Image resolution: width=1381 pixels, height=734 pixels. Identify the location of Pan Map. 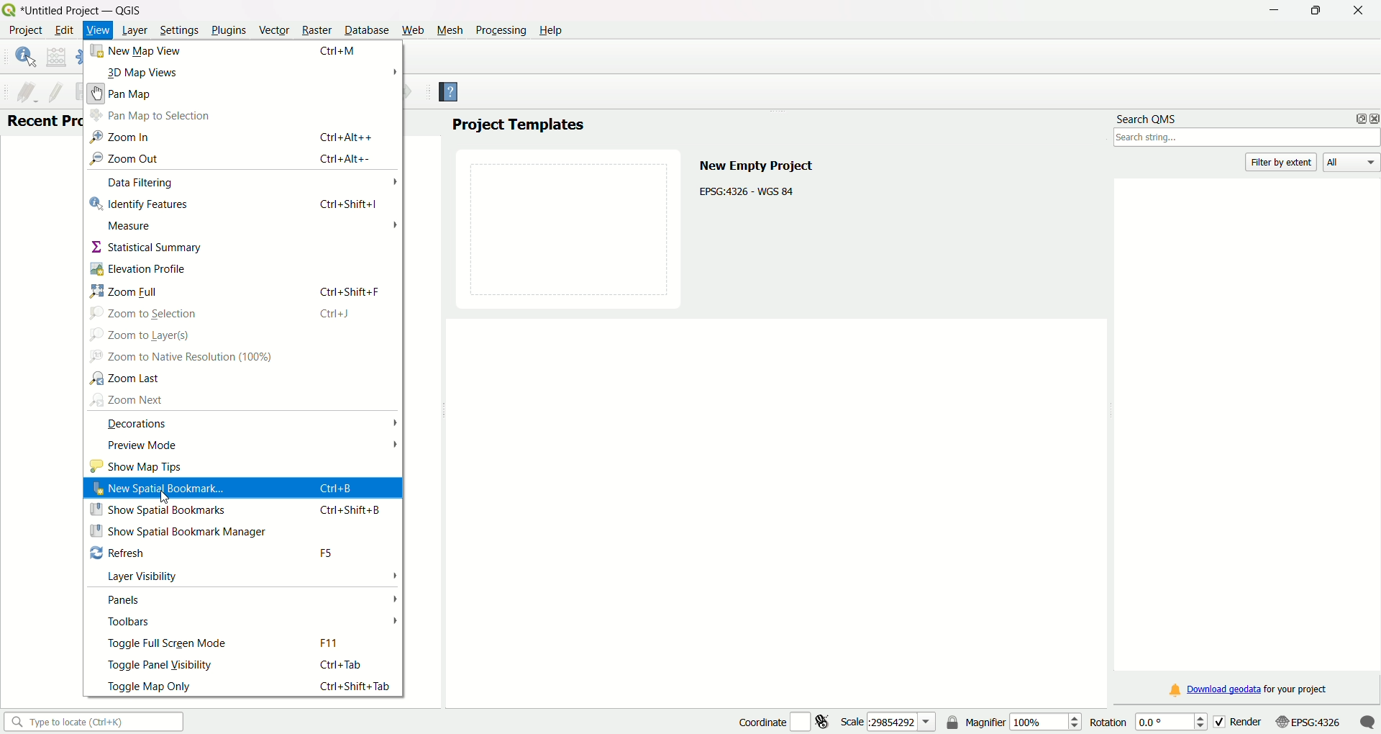
(122, 92).